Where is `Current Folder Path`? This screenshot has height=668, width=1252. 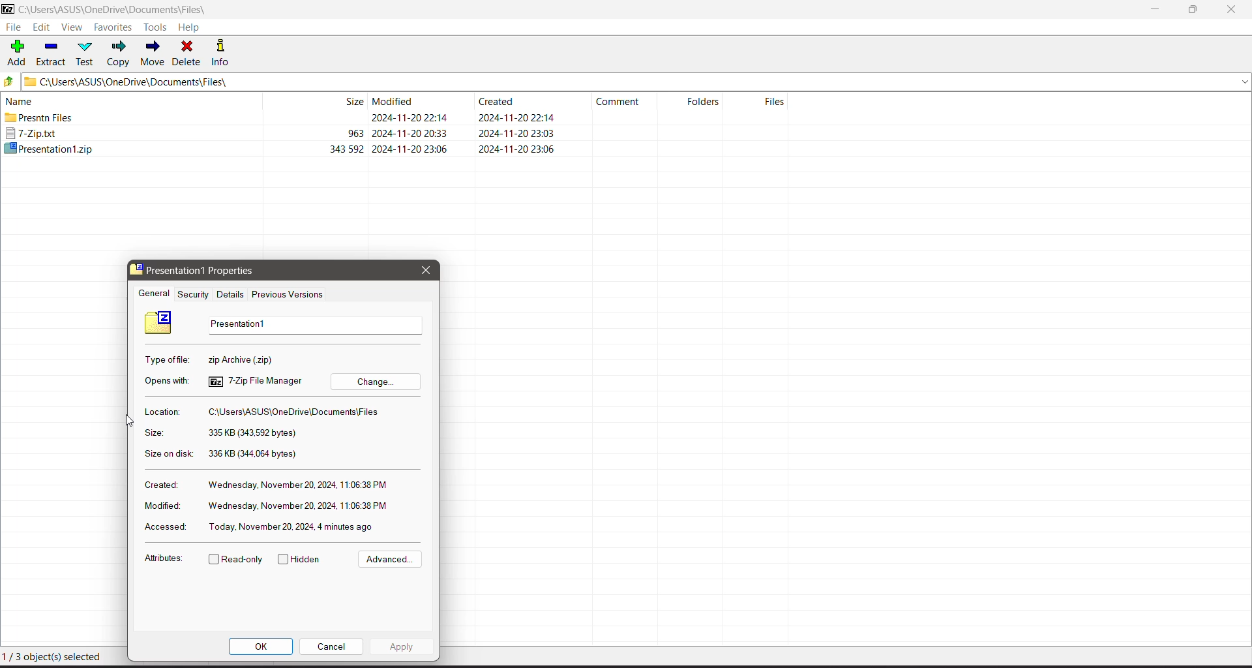
Current Folder Path is located at coordinates (637, 81).